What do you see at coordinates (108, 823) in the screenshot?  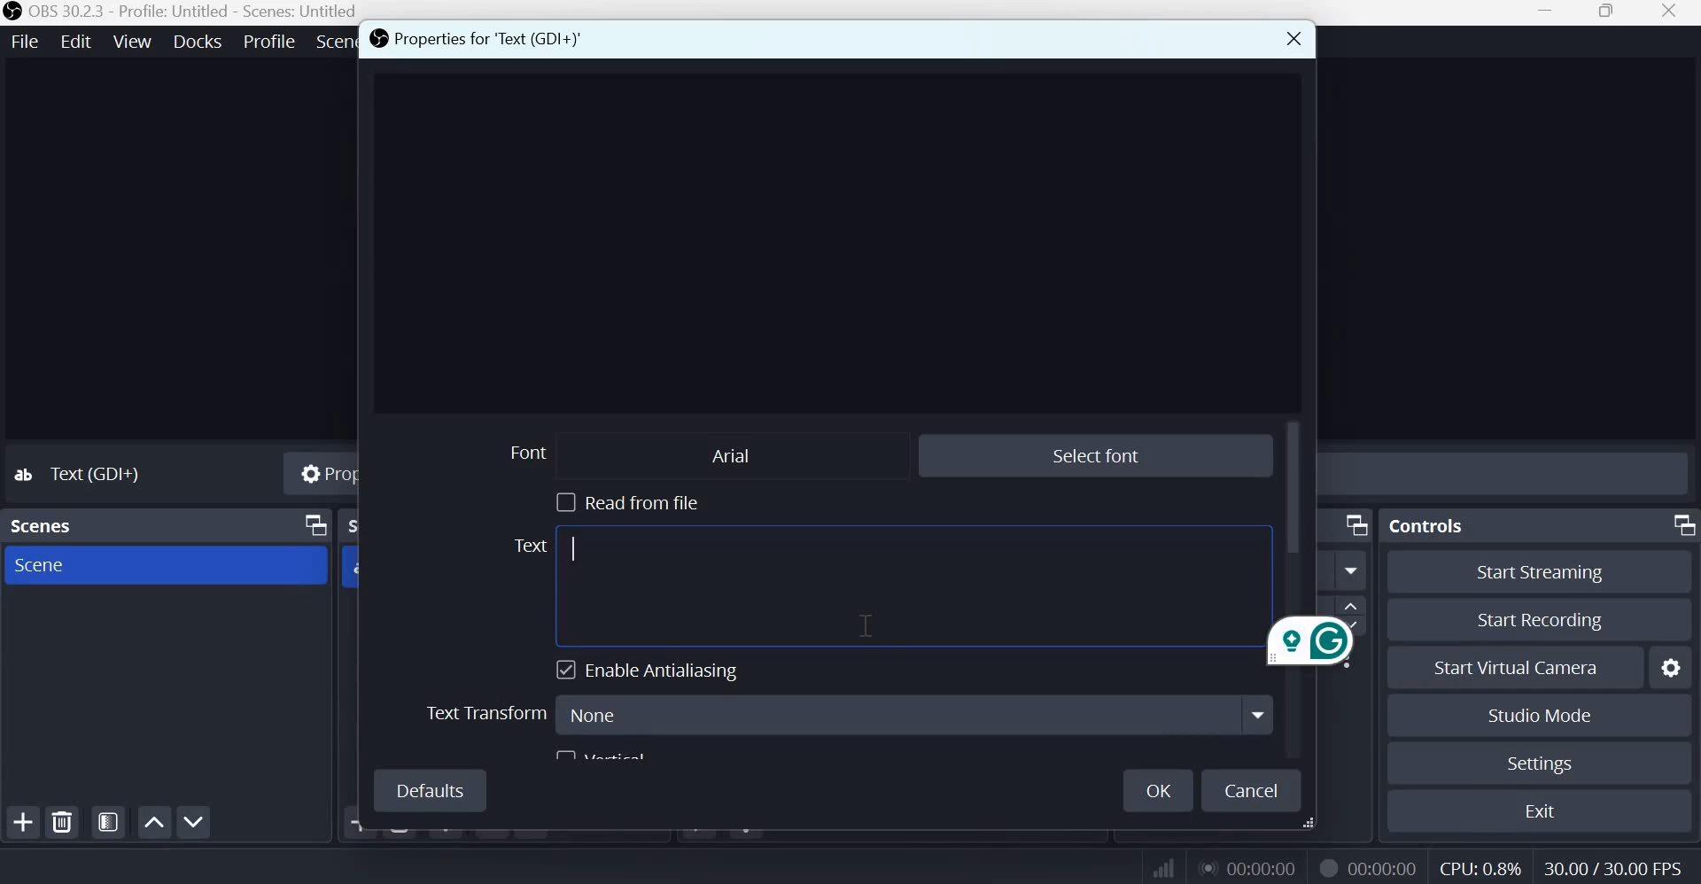 I see `Open scene filters` at bounding box center [108, 823].